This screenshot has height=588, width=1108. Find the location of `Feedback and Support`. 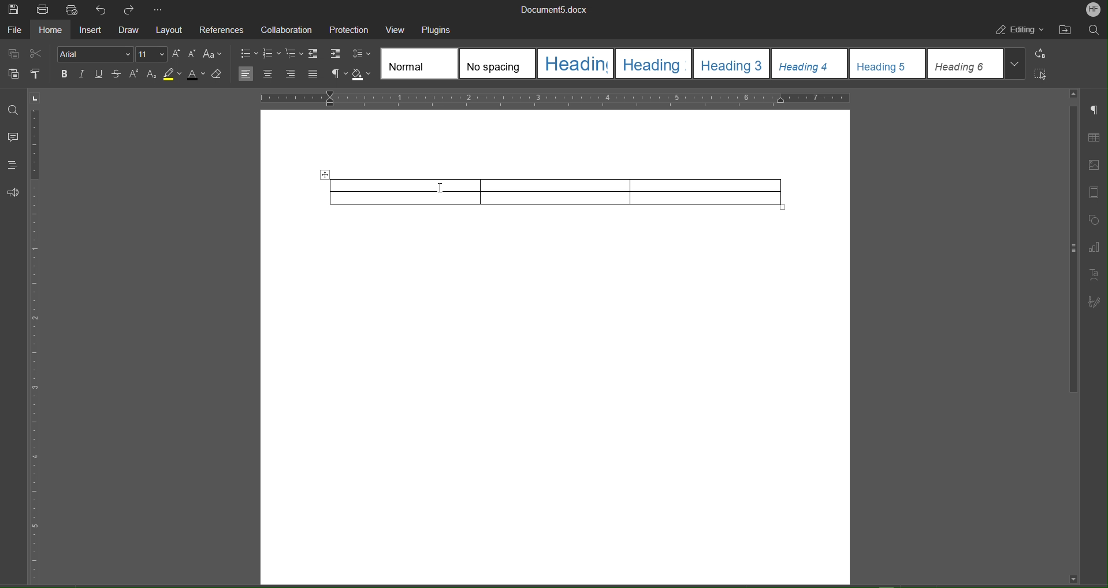

Feedback and Support is located at coordinates (13, 193).